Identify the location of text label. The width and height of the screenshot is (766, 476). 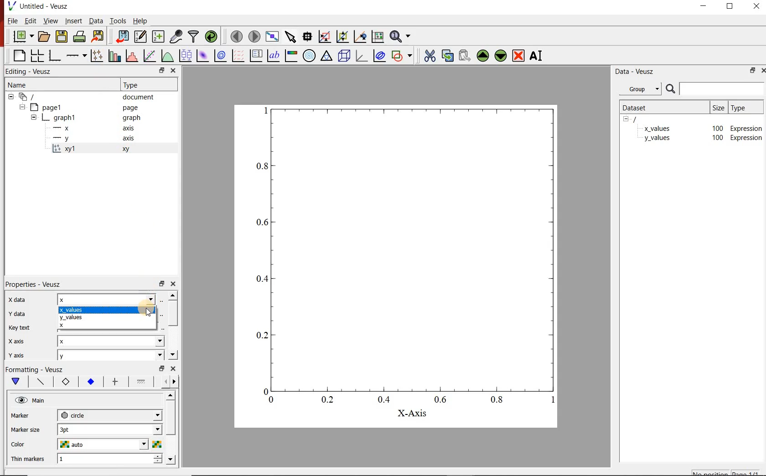
(272, 56).